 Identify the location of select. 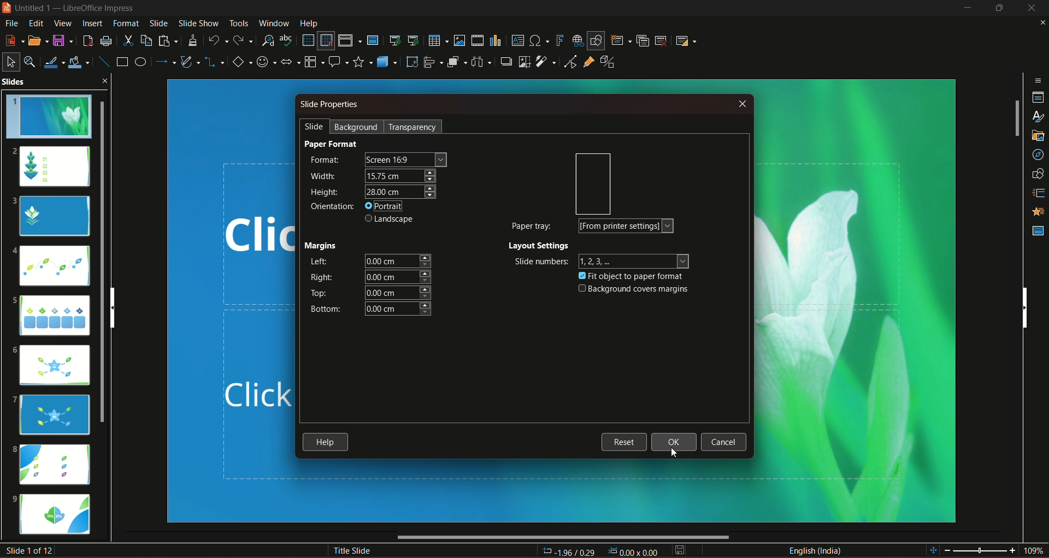
(11, 61).